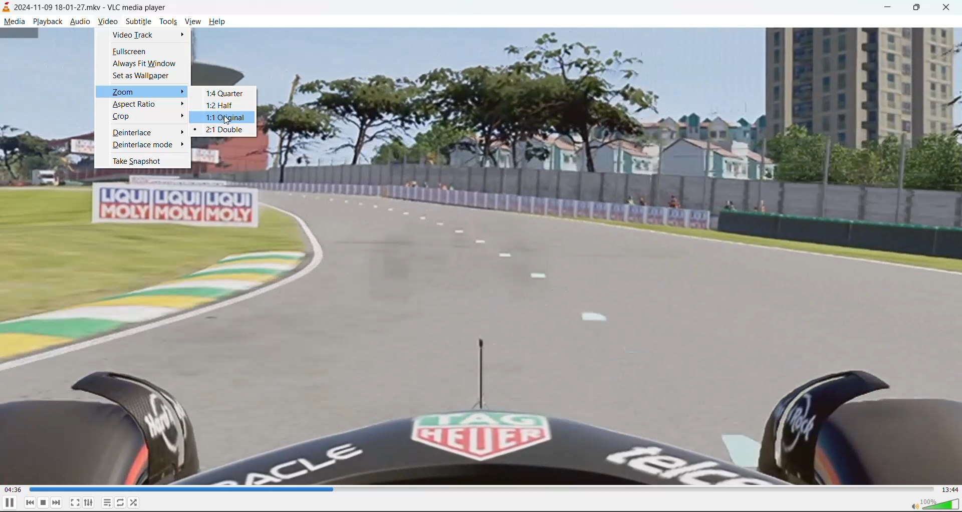 The height and width of the screenshot is (512, 962). I want to click on track name and app name, so click(91, 8).